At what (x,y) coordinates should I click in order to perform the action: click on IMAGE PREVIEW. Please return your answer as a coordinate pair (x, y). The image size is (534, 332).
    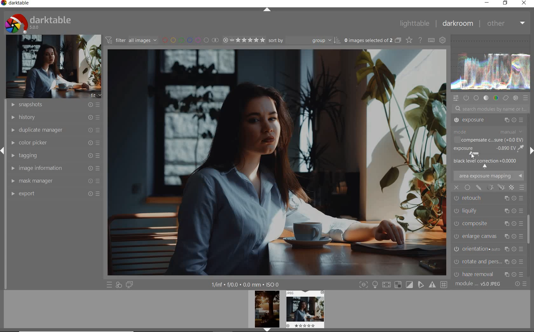
    Looking at the image, I should click on (305, 309).